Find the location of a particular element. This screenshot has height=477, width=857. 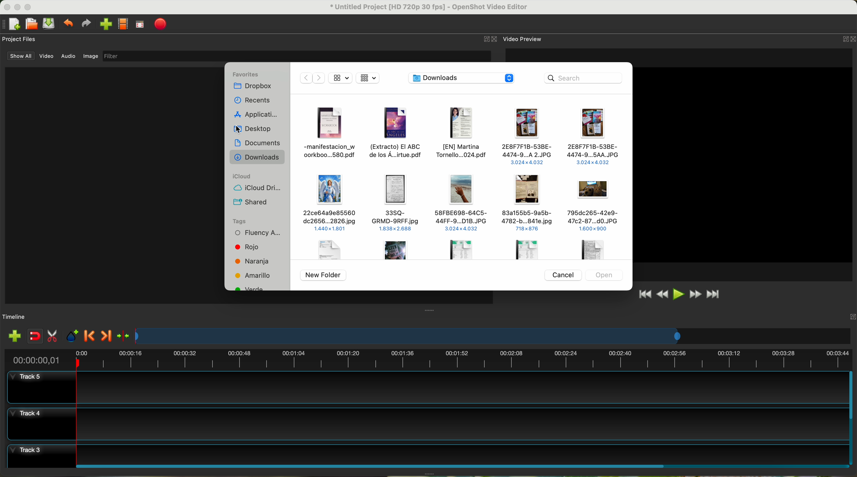

close is located at coordinates (847, 40).